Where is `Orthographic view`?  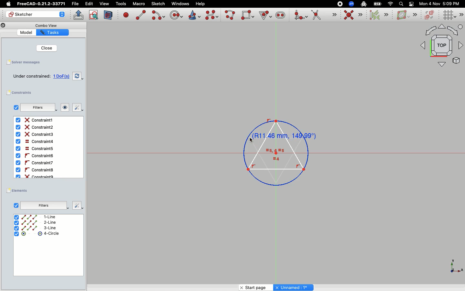
Orthographic view is located at coordinates (442, 46).